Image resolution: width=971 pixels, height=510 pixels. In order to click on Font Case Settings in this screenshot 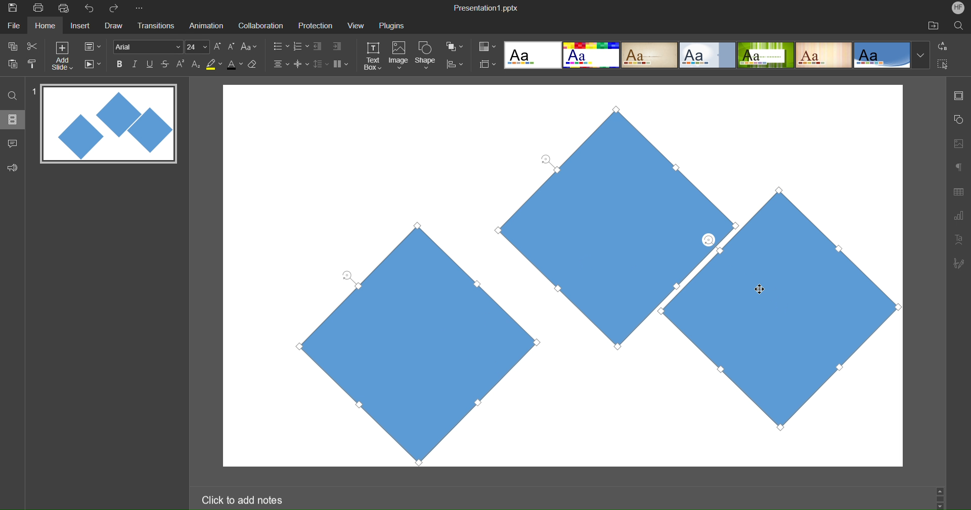, I will do `click(249, 46)`.